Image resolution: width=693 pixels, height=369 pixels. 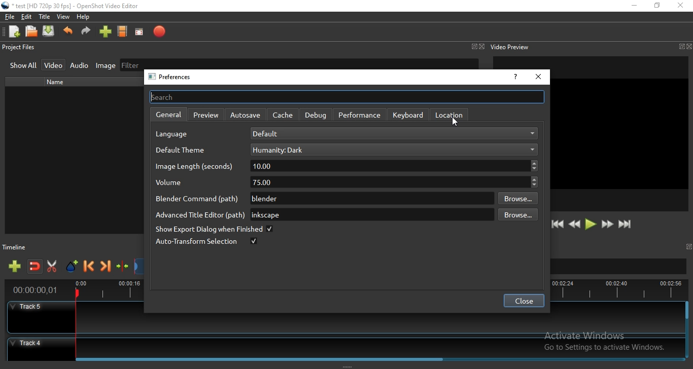 What do you see at coordinates (690, 246) in the screenshot?
I see `window` at bounding box center [690, 246].